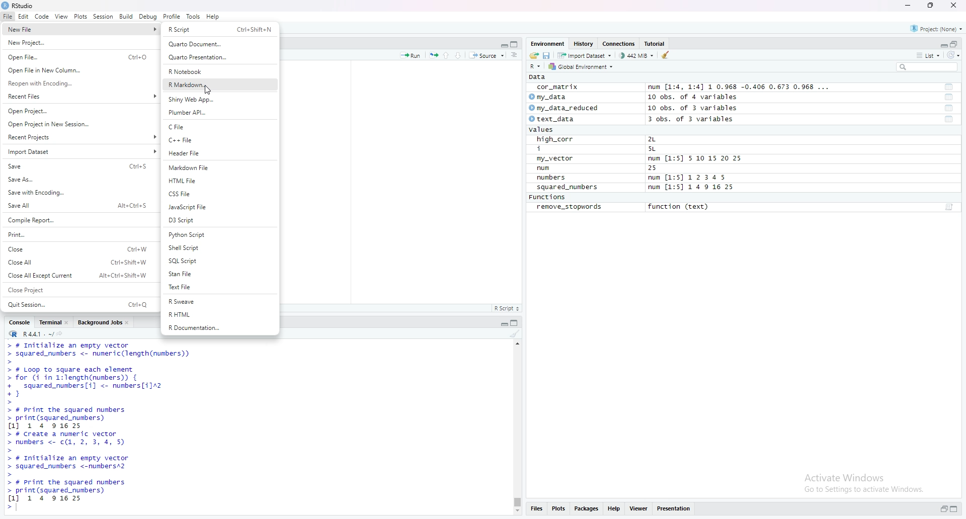 Image resolution: width=966 pixels, height=519 pixels. What do you see at coordinates (570, 108) in the screenshot?
I see `my_data_reduced` at bounding box center [570, 108].